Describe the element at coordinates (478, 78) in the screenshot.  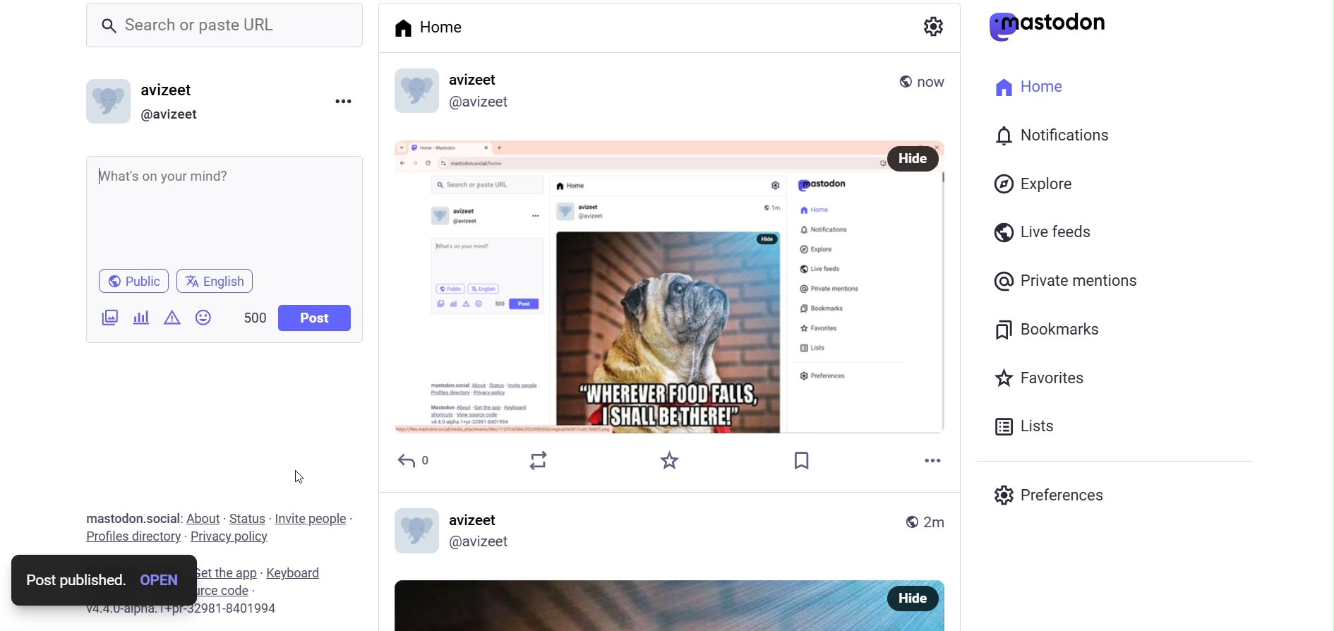
I see `avizeet` at that location.